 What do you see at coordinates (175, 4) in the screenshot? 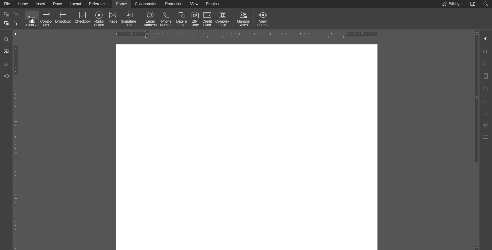
I see `Protection` at bounding box center [175, 4].